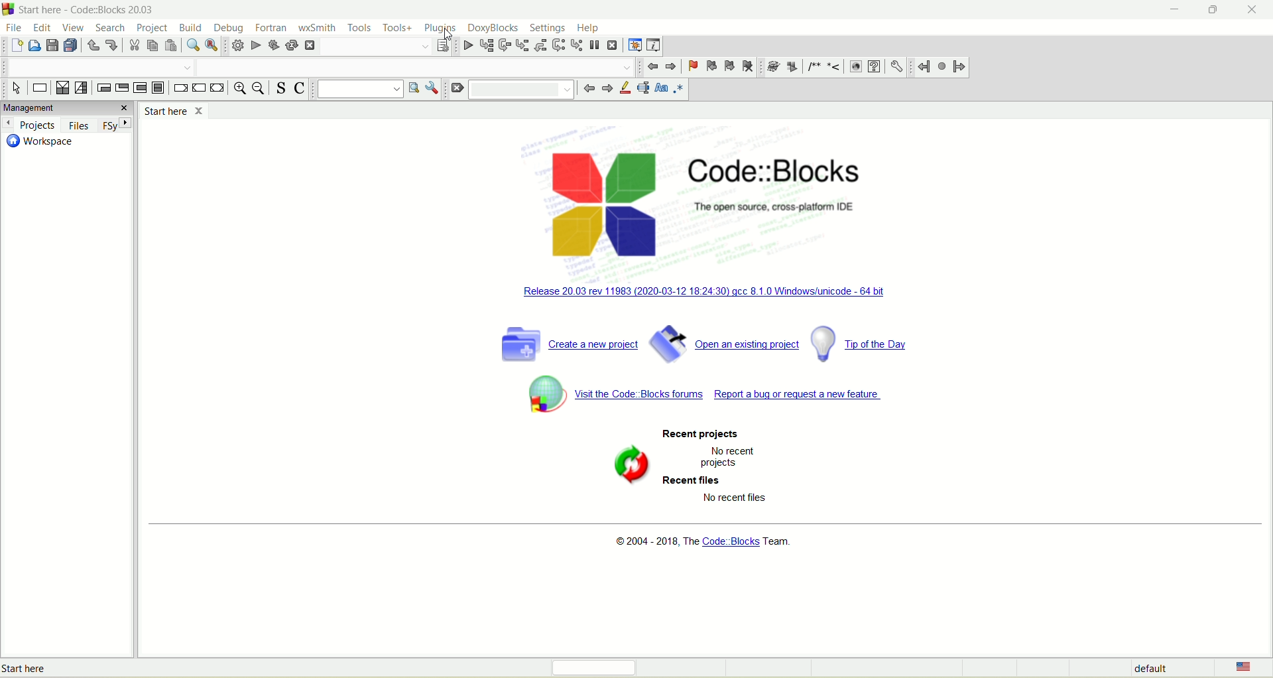 Image resolution: width=1273 pixels, height=678 pixels. What do you see at coordinates (217, 88) in the screenshot?
I see `return instruction` at bounding box center [217, 88].